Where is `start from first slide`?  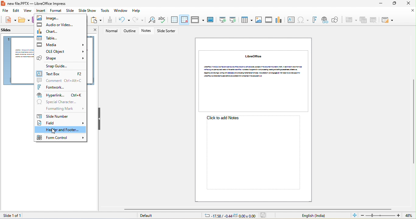 start from first slide is located at coordinates (222, 20).